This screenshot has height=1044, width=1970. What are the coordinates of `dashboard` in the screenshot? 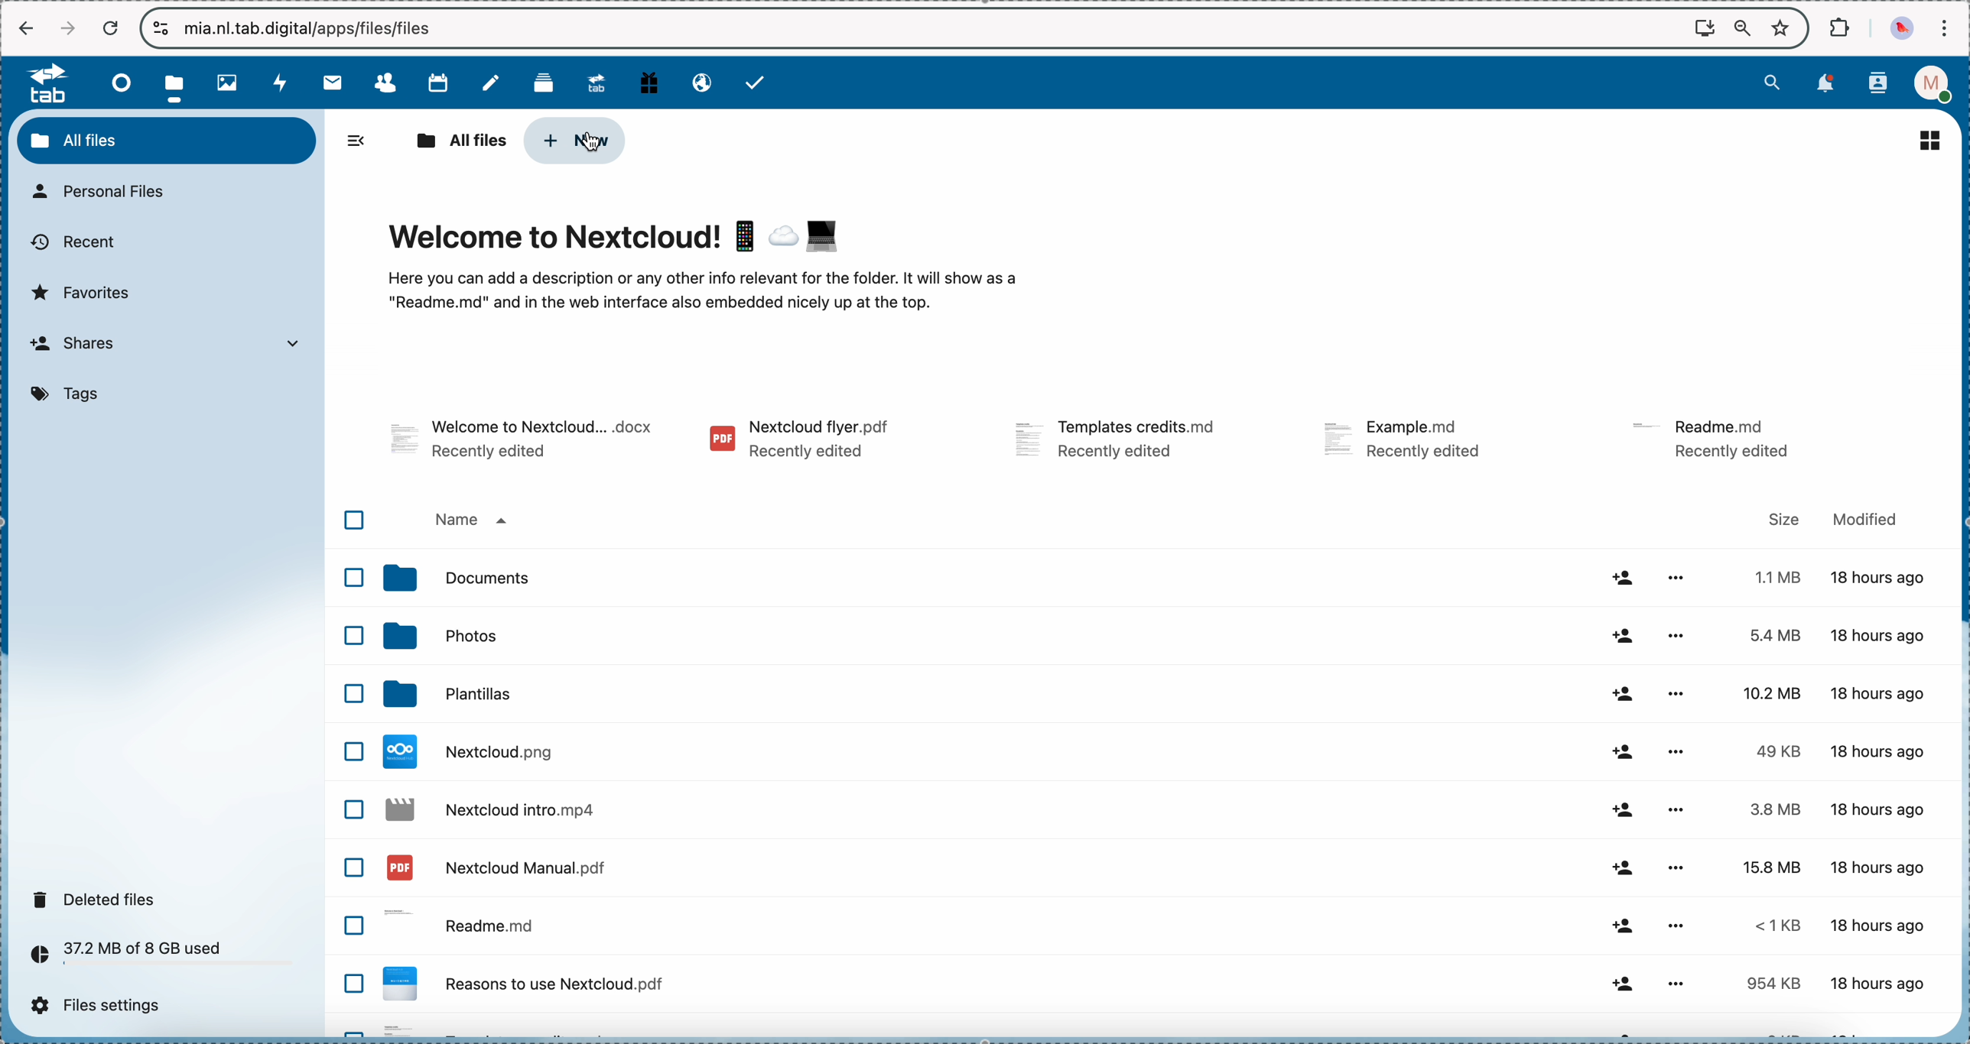 It's located at (117, 83).